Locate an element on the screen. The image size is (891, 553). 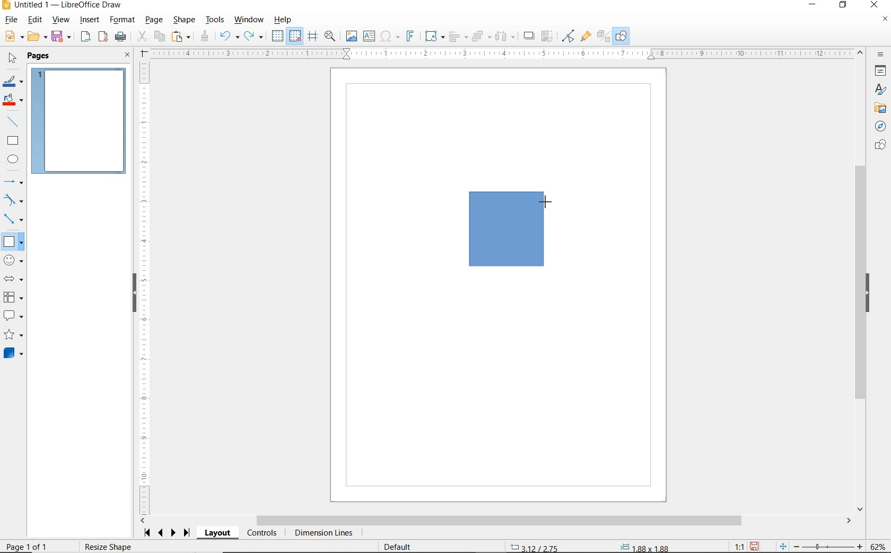
NEW is located at coordinates (13, 37).